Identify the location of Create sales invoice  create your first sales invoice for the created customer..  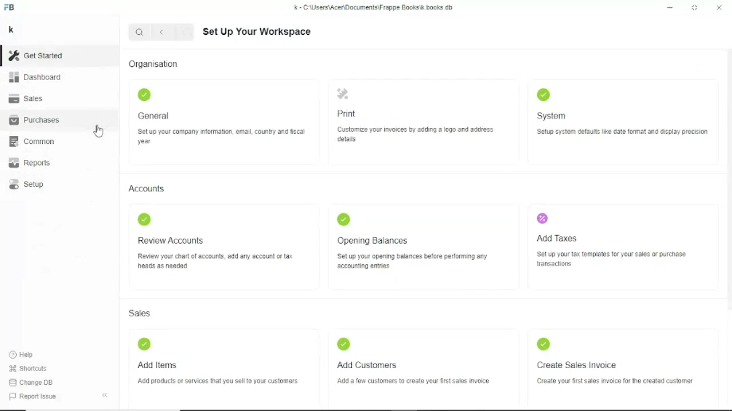
(615, 364).